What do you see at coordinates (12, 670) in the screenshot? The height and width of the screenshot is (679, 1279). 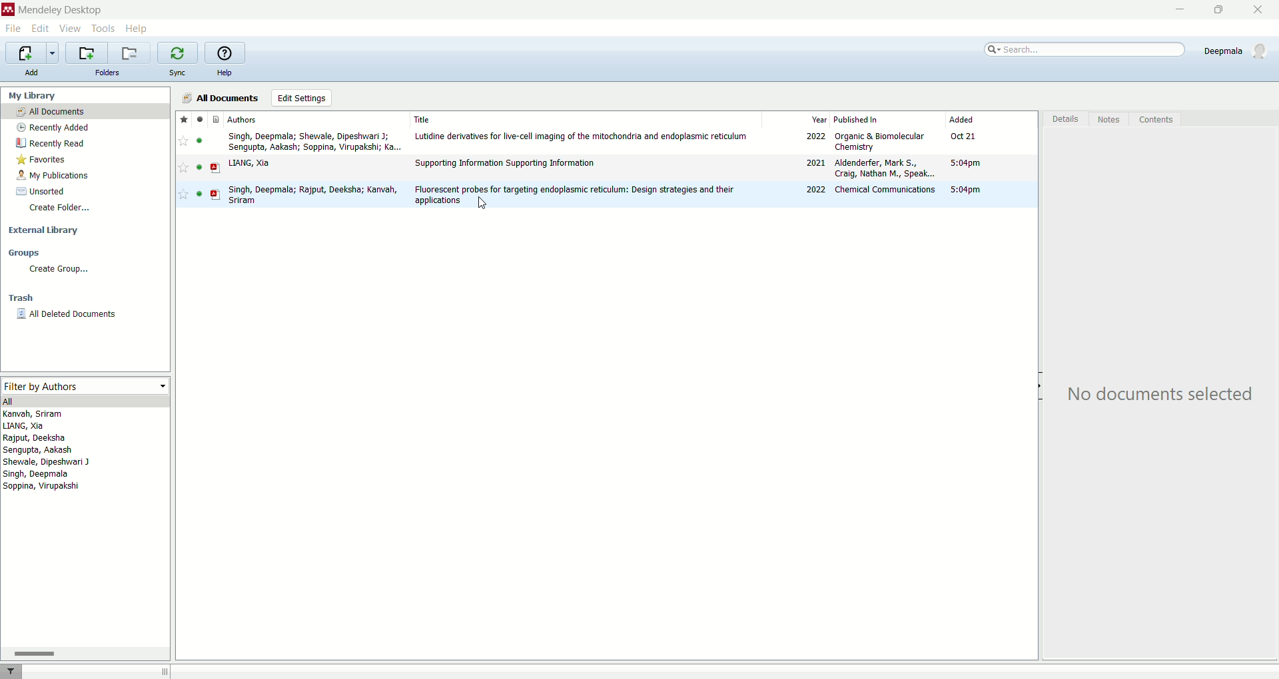 I see `filter` at bounding box center [12, 670].